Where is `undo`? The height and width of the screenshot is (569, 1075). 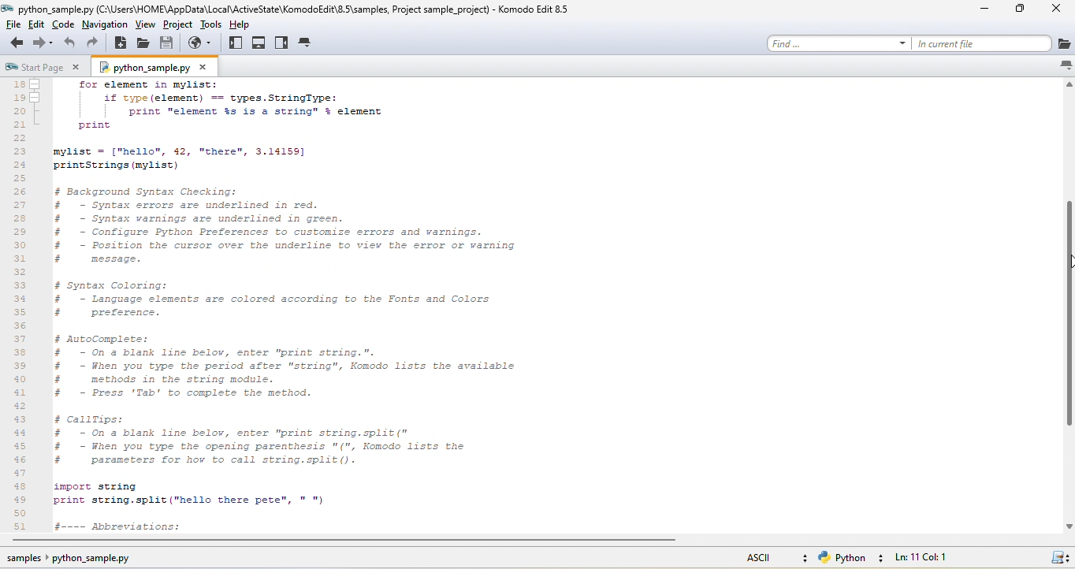
undo is located at coordinates (70, 43).